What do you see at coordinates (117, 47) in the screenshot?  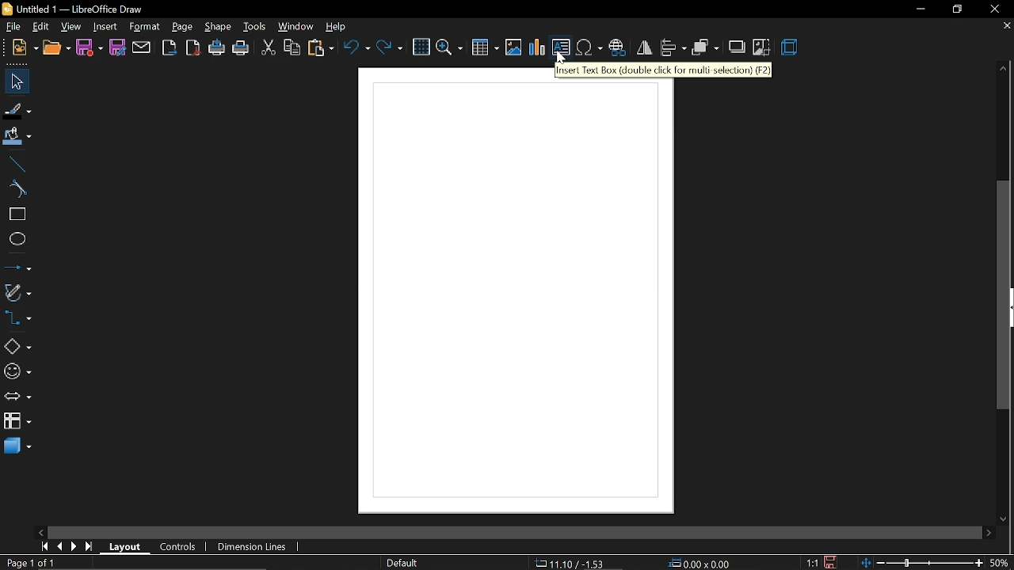 I see `save as` at bounding box center [117, 47].